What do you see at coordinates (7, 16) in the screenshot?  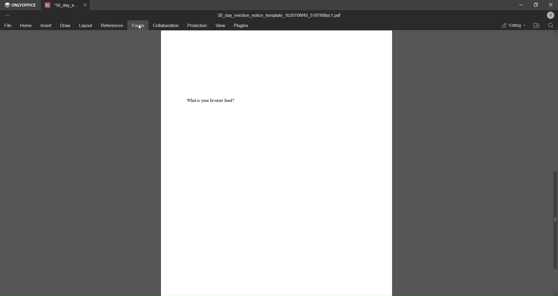 I see `more` at bounding box center [7, 16].